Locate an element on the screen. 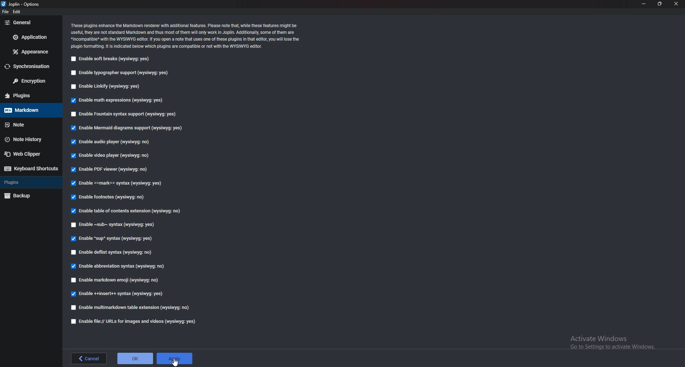 Image resolution: width=685 pixels, height=367 pixels. Cursor is located at coordinates (175, 362).